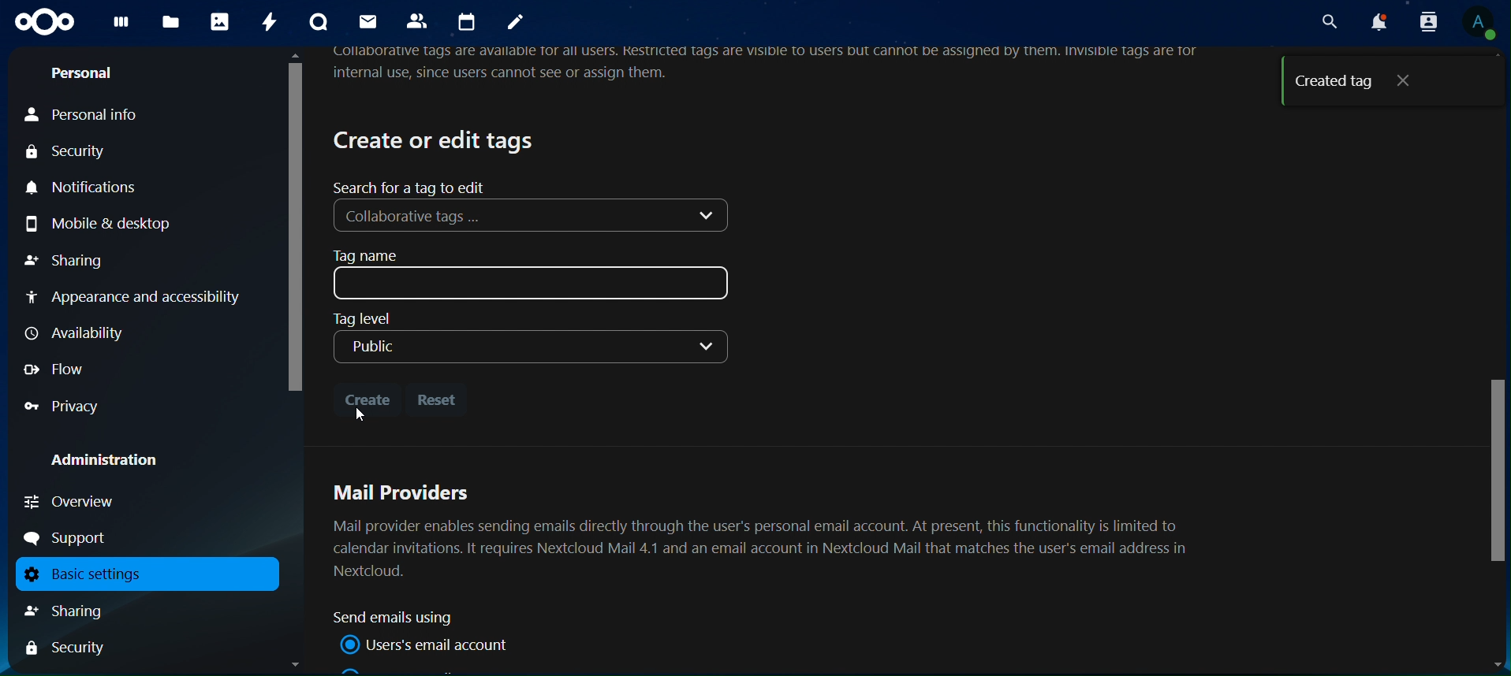 The height and width of the screenshot is (676, 1511). I want to click on Public, so click(529, 346).